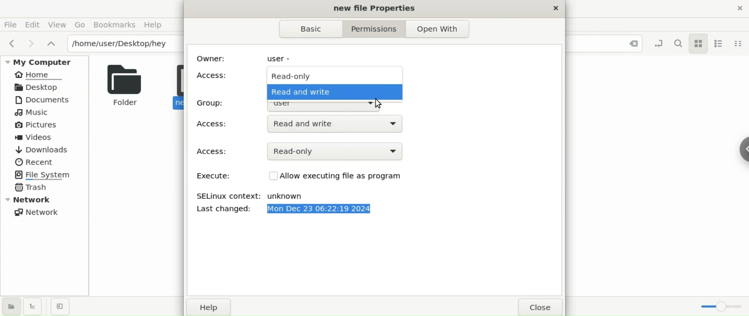 This screenshot has width=749, height=316. What do you see at coordinates (39, 138) in the screenshot?
I see `Videos` at bounding box center [39, 138].